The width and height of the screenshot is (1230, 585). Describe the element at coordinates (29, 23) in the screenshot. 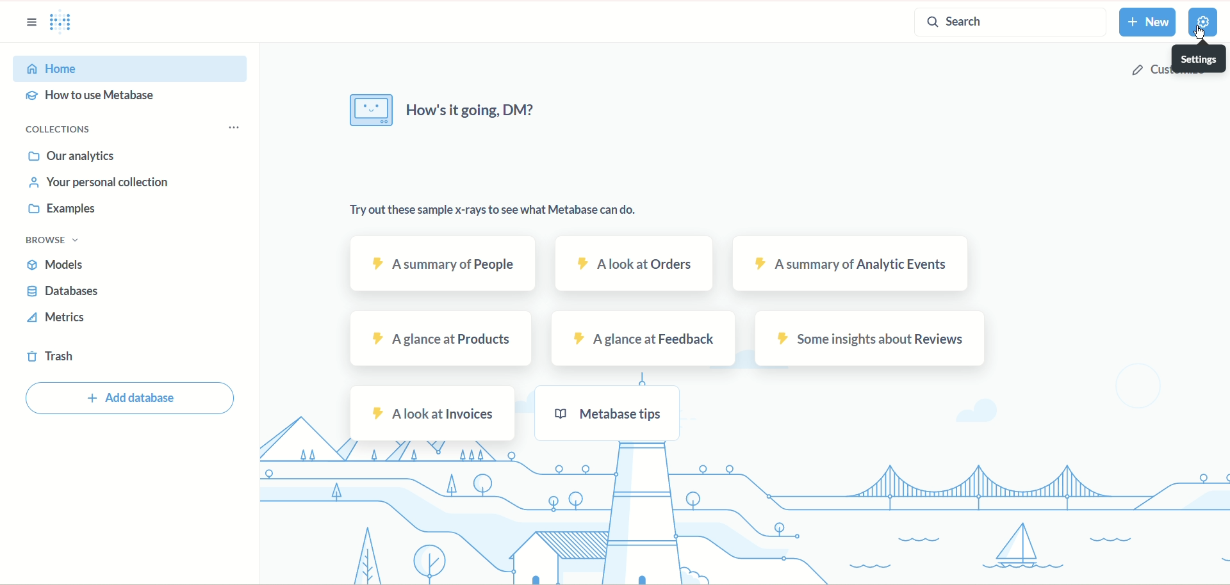

I see `sidebar` at that location.